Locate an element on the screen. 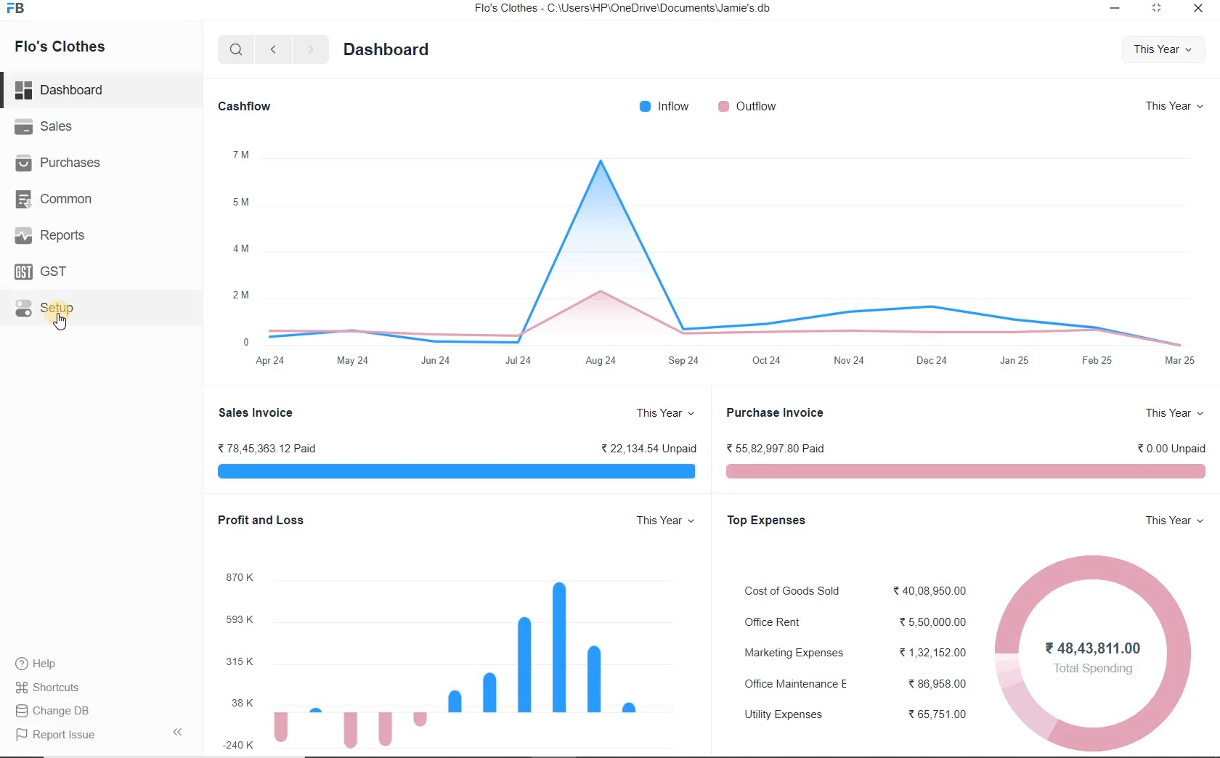 This screenshot has height=758, width=1220. Backward is located at coordinates (273, 49).